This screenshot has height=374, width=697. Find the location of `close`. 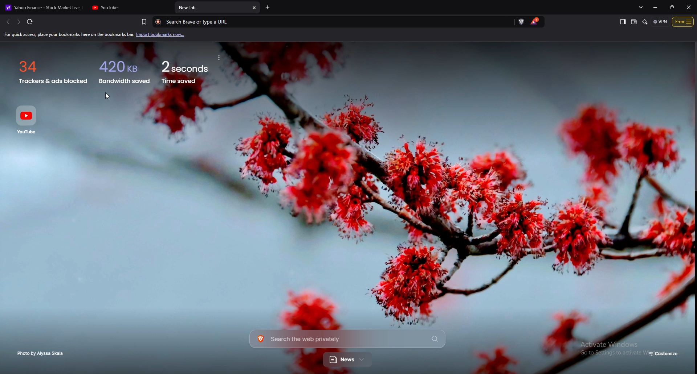

close is located at coordinates (689, 7).